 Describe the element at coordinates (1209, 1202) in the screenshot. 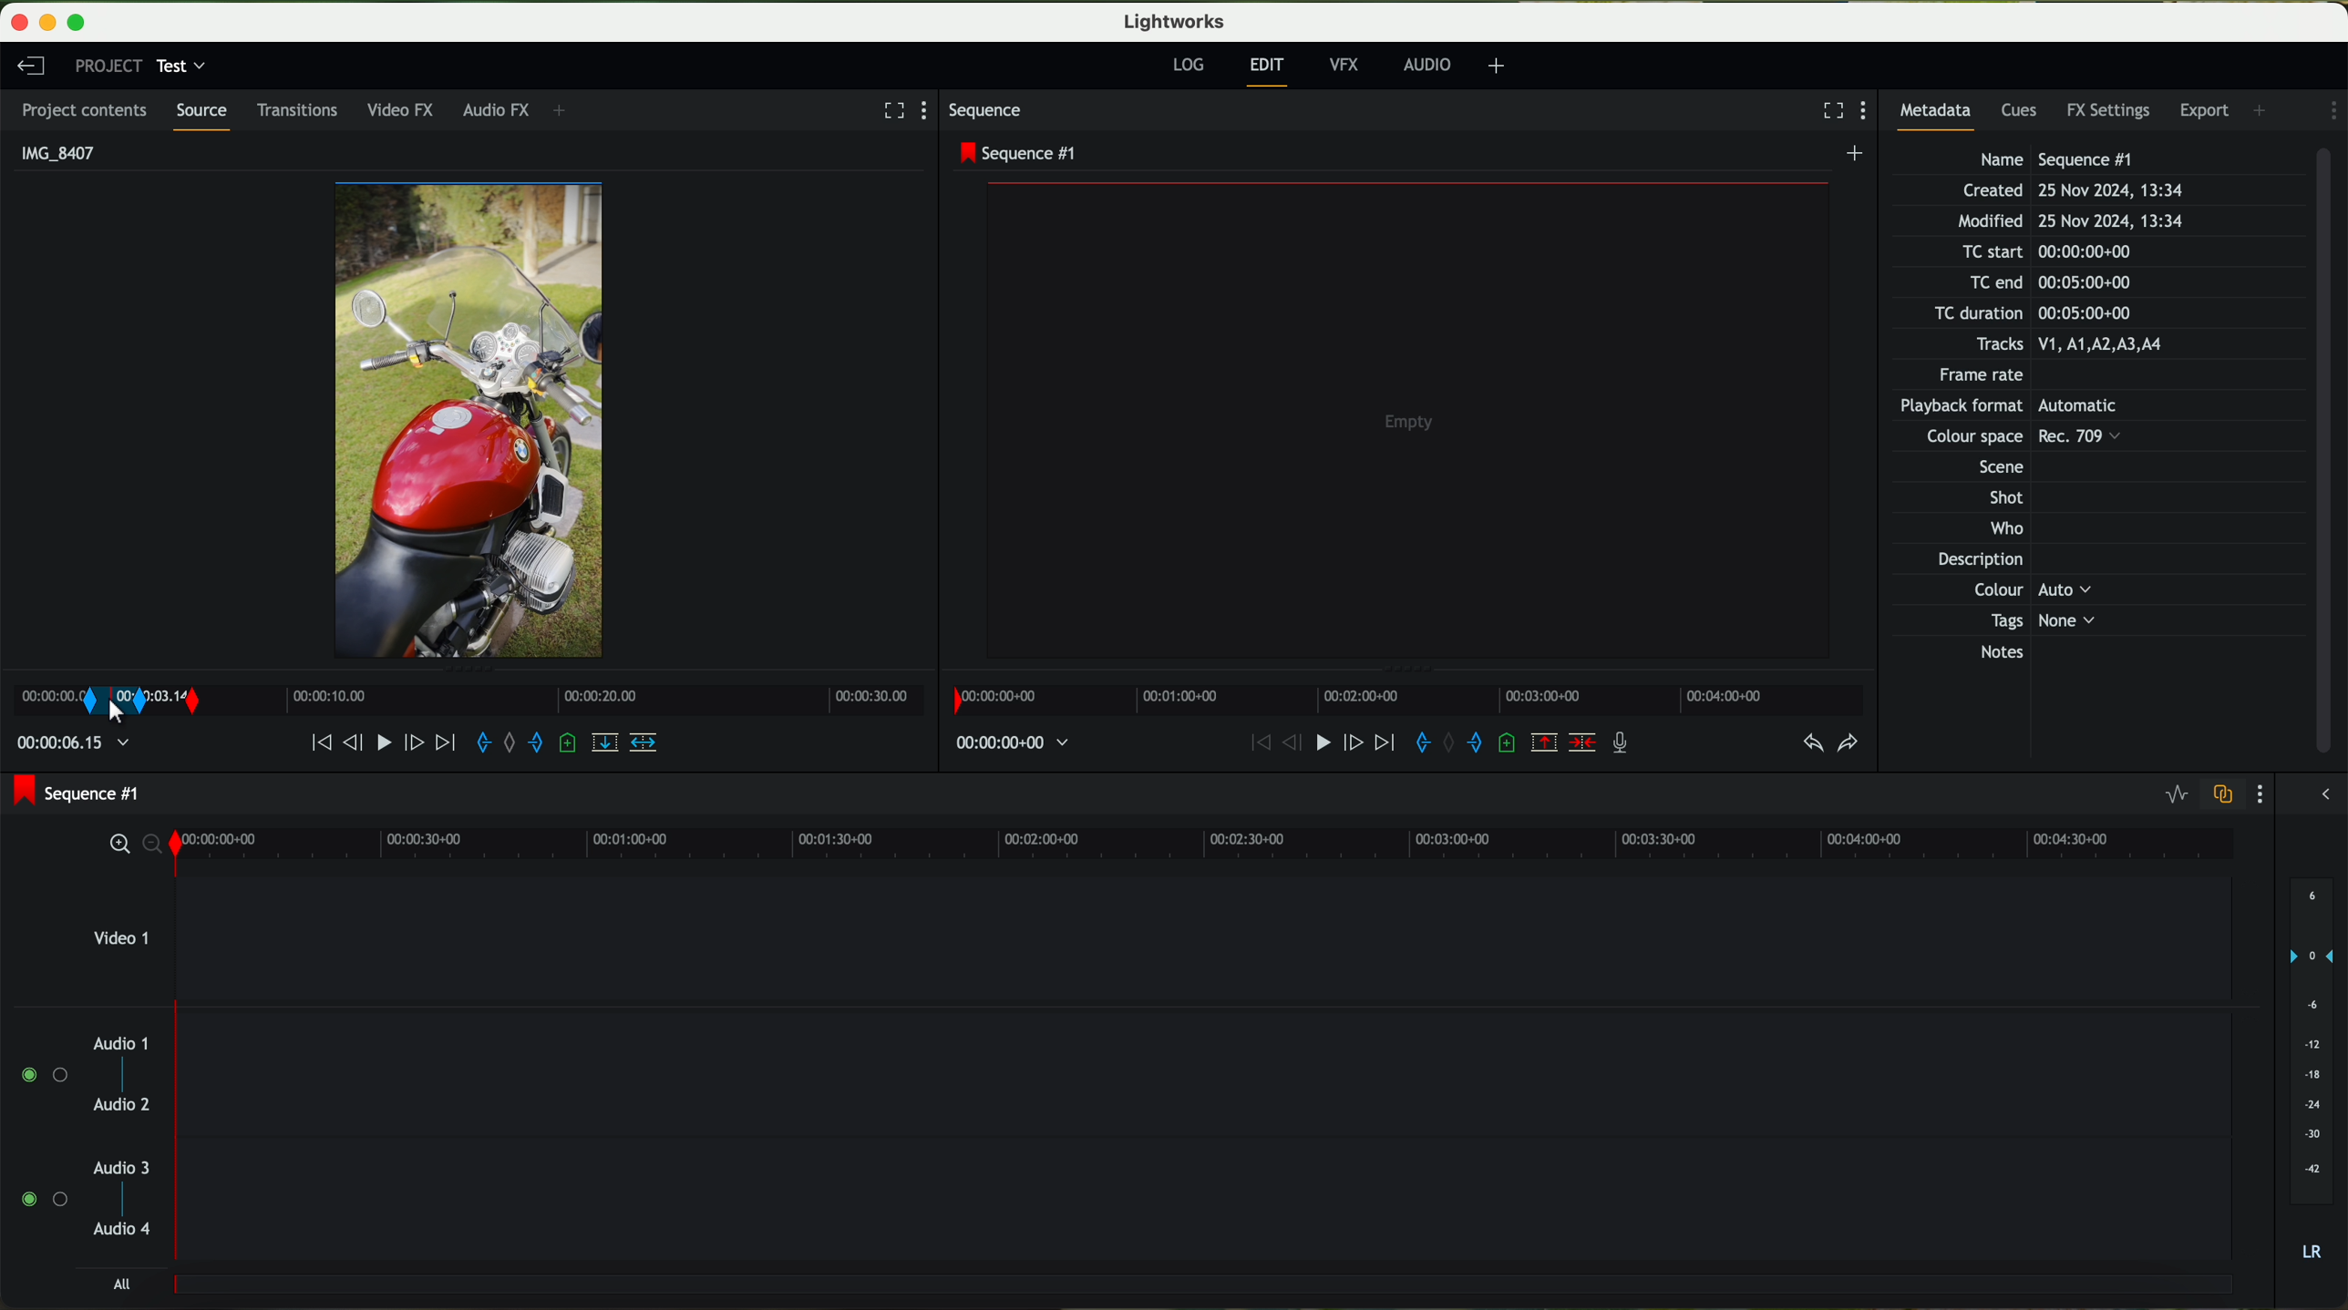

I see `track` at that location.